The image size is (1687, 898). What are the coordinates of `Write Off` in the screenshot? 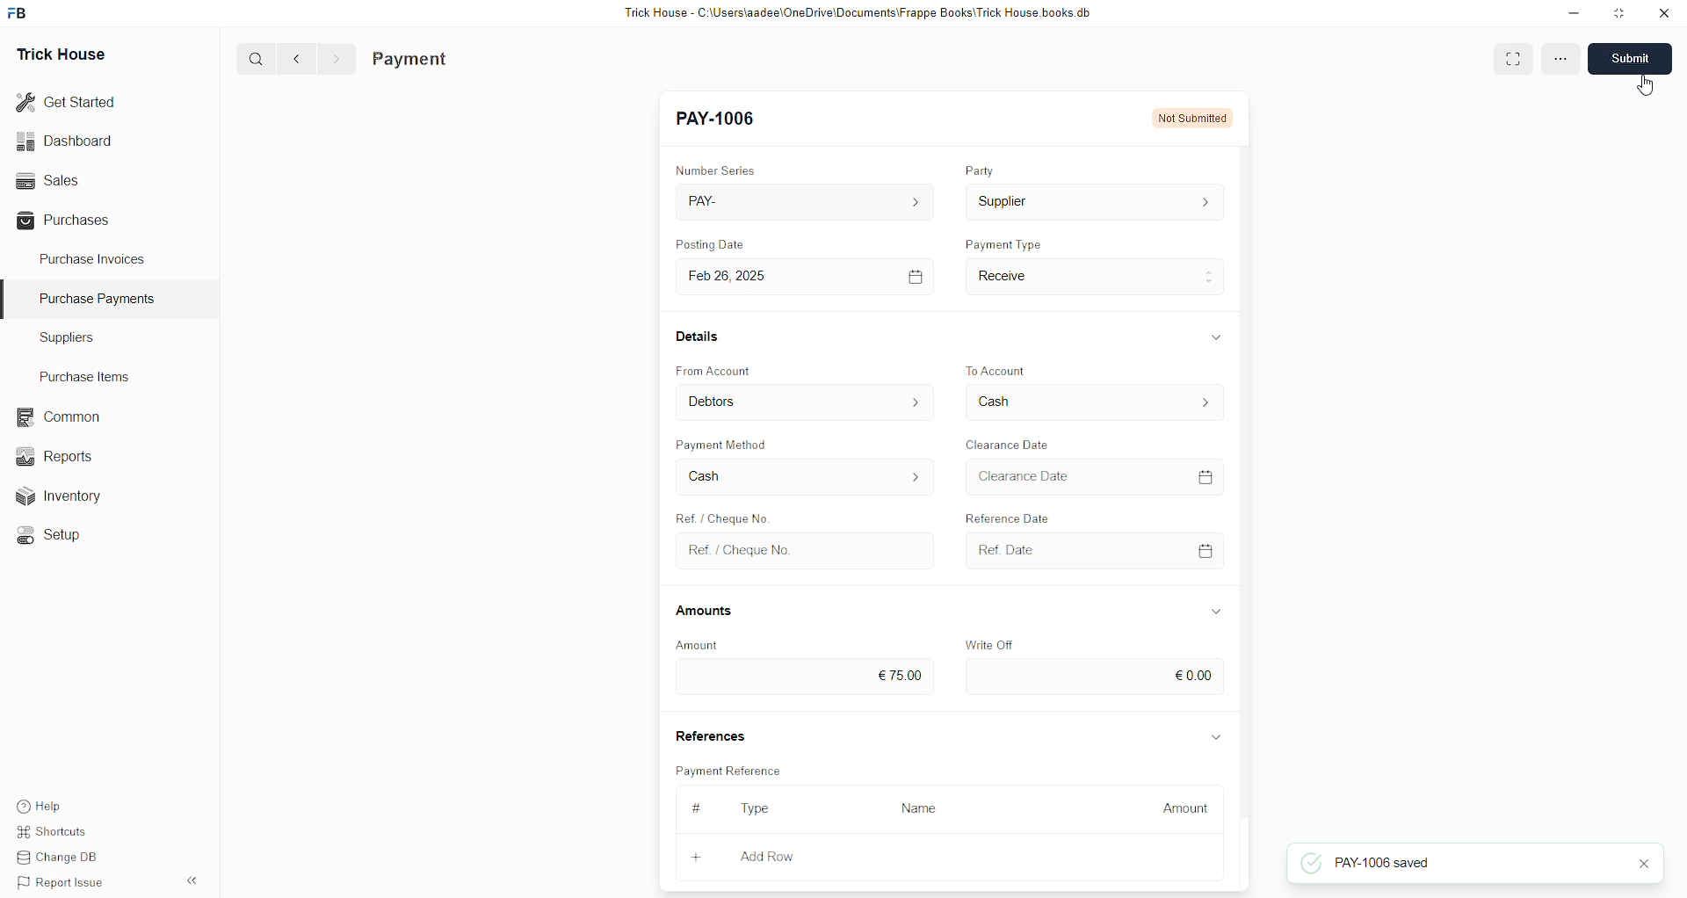 It's located at (990, 641).